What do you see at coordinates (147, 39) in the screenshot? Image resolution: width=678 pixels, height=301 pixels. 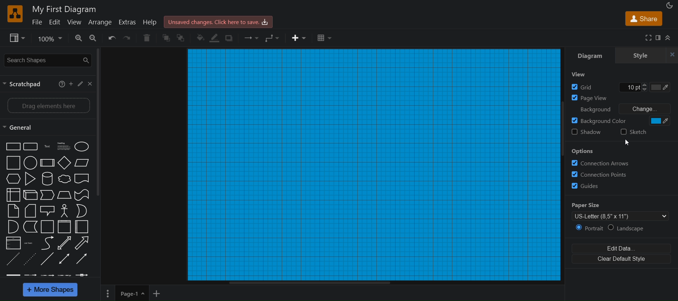 I see `delete` at bounding box center [147, 39].